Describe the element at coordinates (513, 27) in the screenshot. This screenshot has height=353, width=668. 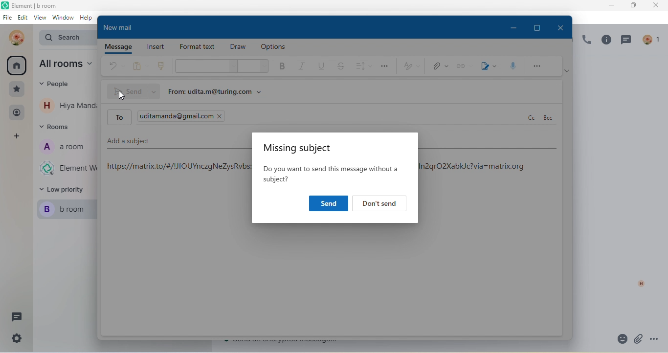
I see `minimize` at that location.